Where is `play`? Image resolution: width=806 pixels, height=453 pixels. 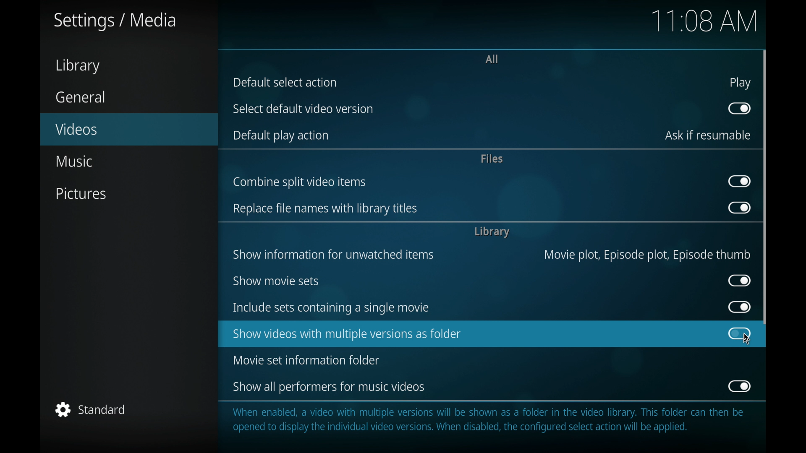
play is located at coordinates (741, 84).